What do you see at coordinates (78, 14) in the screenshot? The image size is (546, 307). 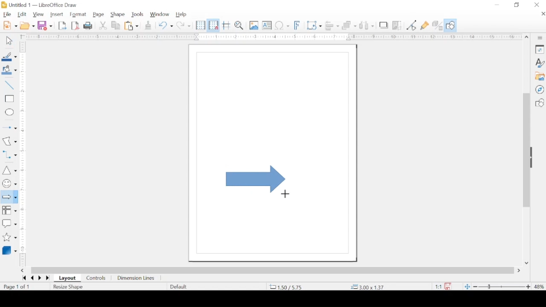 I see `format` at bounding box center [78, 14].